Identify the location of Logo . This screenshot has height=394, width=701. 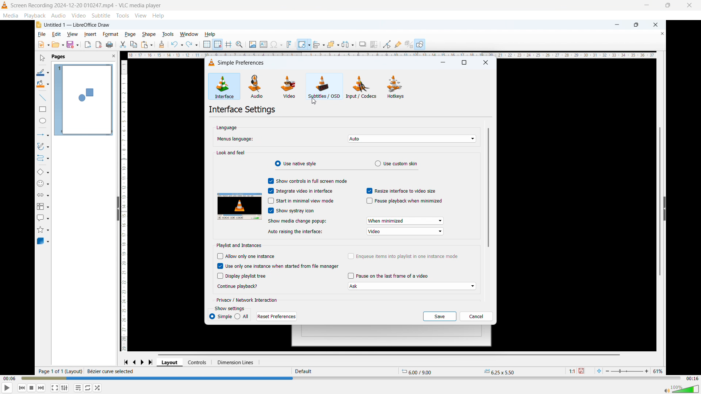
(5, 5).